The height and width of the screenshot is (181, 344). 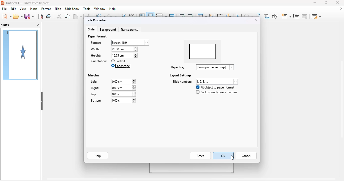 I want to click on preview changed, so click(x=203, y=52).